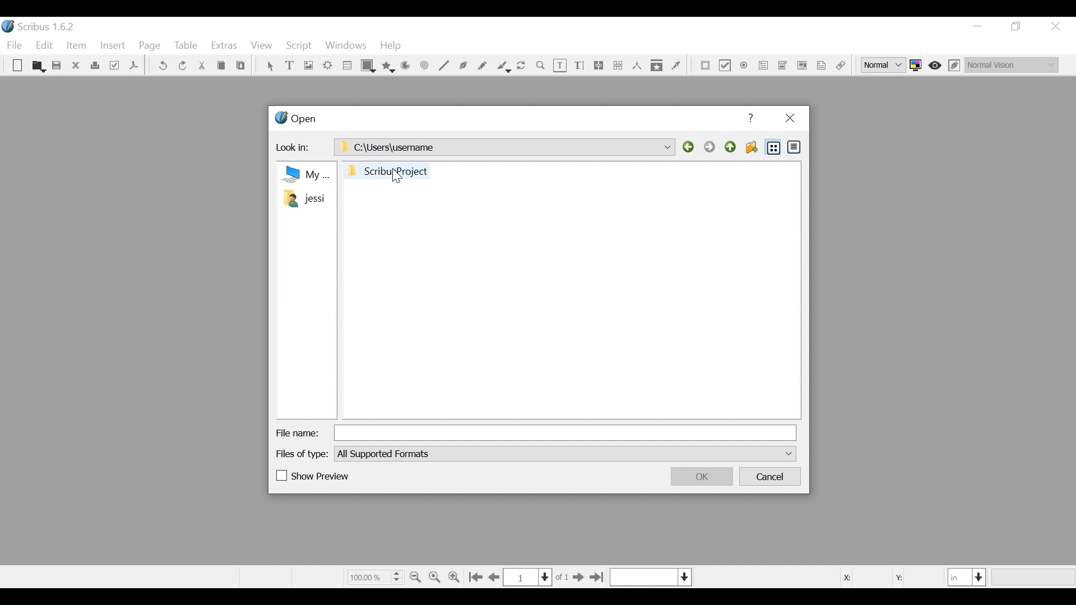 The height and width of the screenshot is (605, 1076). I want to click on Parent Directory, so click(731, 147).